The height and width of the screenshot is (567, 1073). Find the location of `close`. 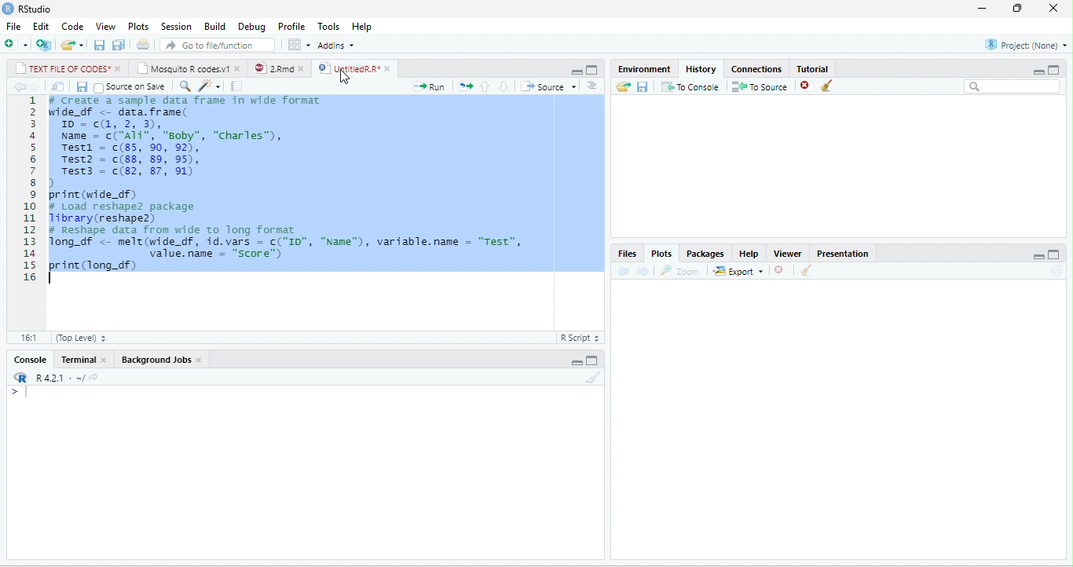

close is located at coordinates (239, 68).